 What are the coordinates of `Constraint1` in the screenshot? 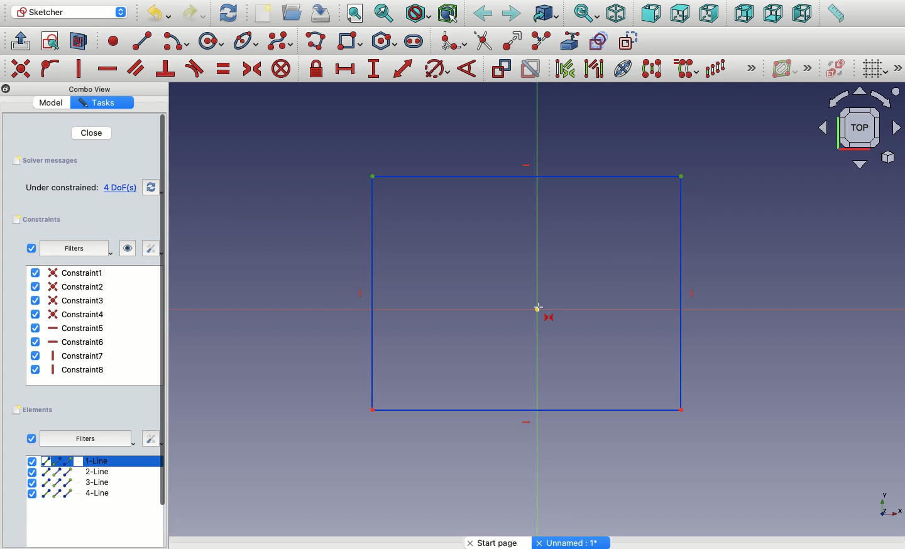 It's located at (67, 273).